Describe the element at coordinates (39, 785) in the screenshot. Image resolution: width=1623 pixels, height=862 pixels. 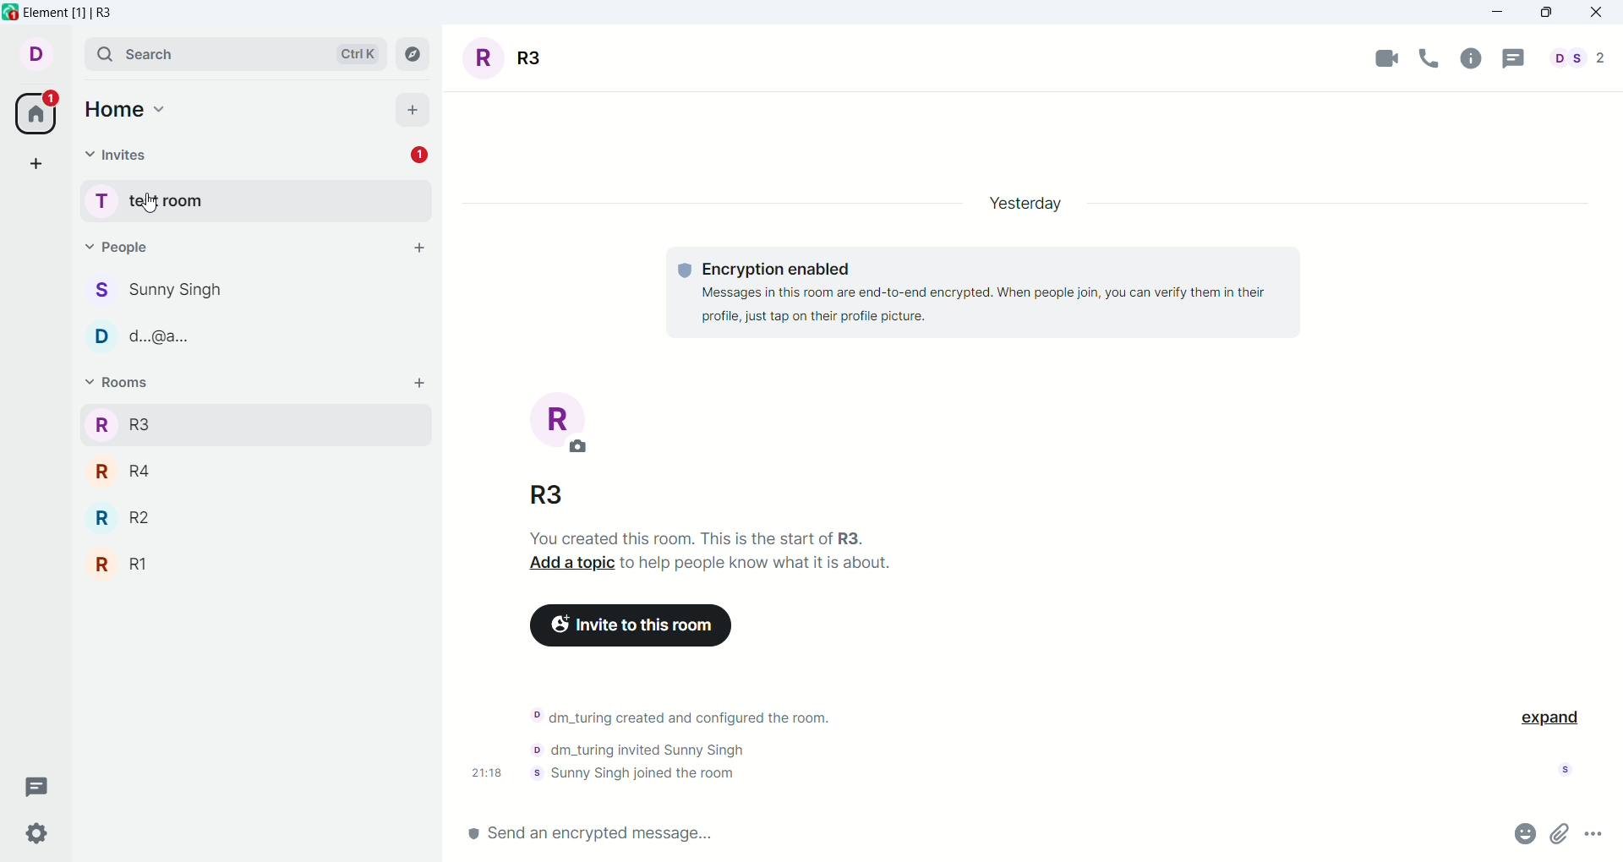
I see `threads` at that location.